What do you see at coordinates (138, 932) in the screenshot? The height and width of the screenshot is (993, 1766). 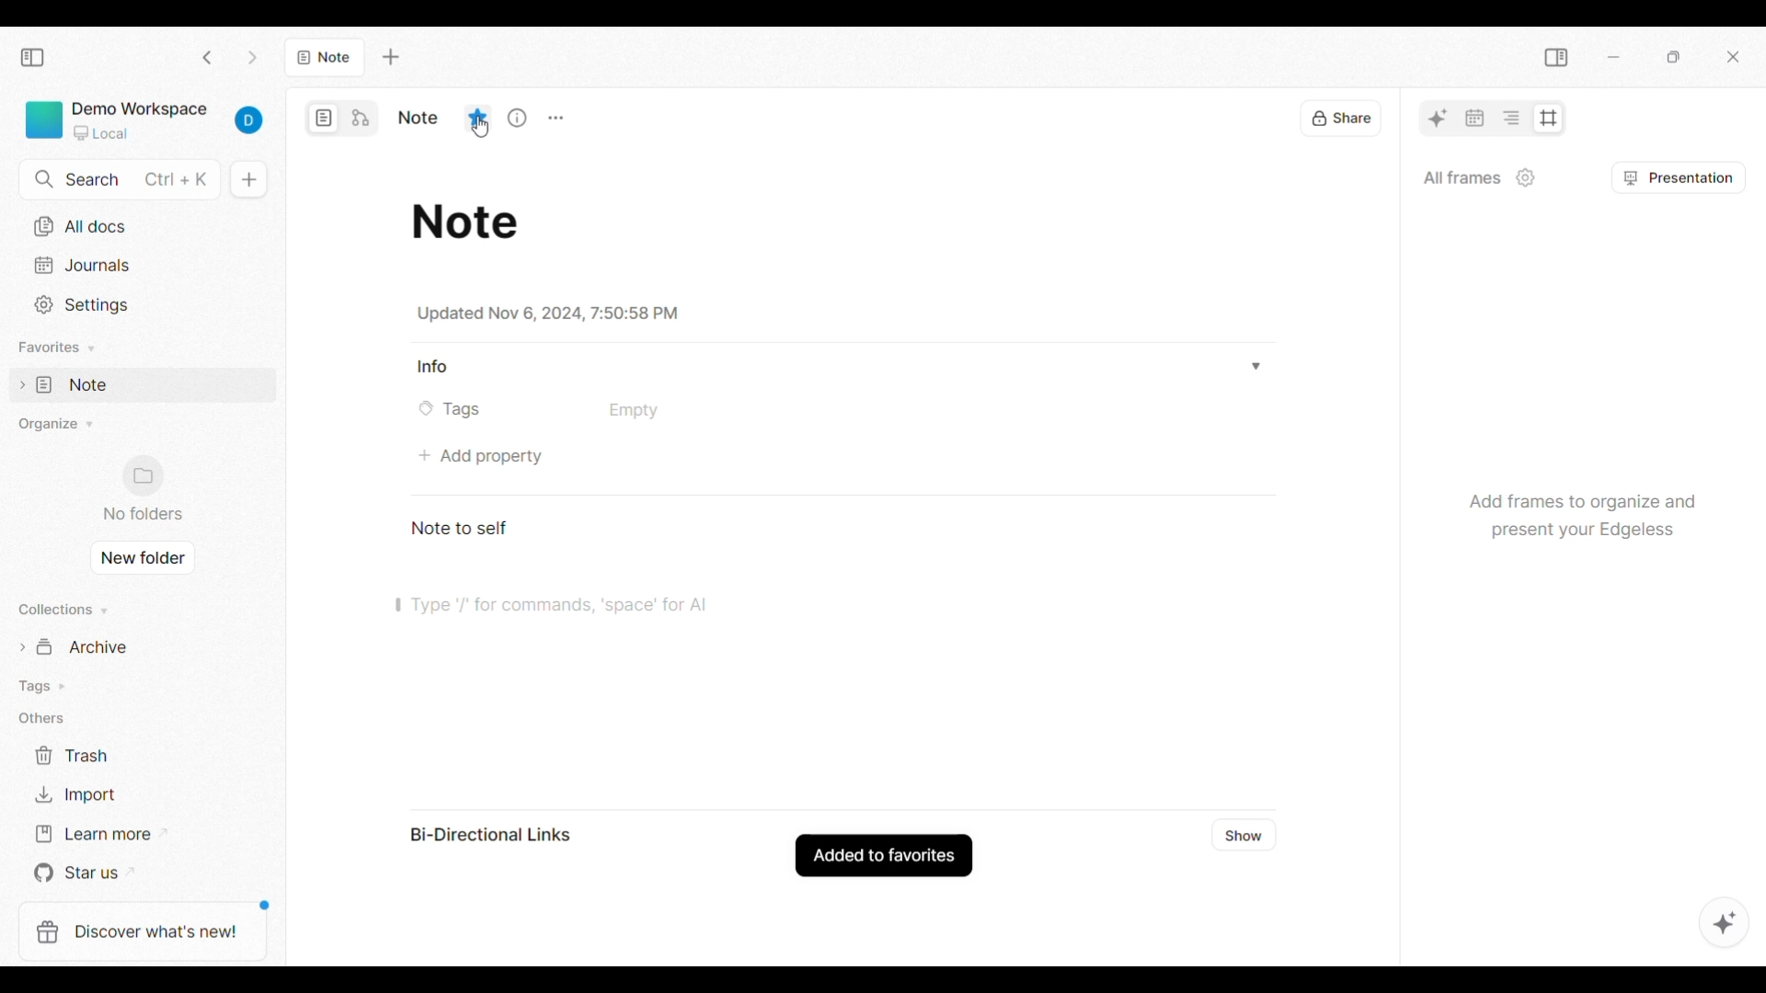 I see `Discover what's new` at bounding box center [138, 932].